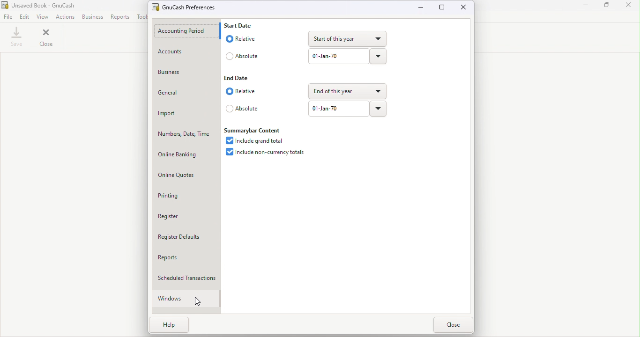 The height and width of the screenshot is (337, 640). Describe the element at coordinates (243, 39) in the screenshot. I see `Relative` at that location.